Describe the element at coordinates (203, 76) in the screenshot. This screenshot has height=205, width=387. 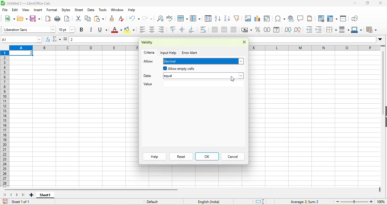
I see `equal` at that location.